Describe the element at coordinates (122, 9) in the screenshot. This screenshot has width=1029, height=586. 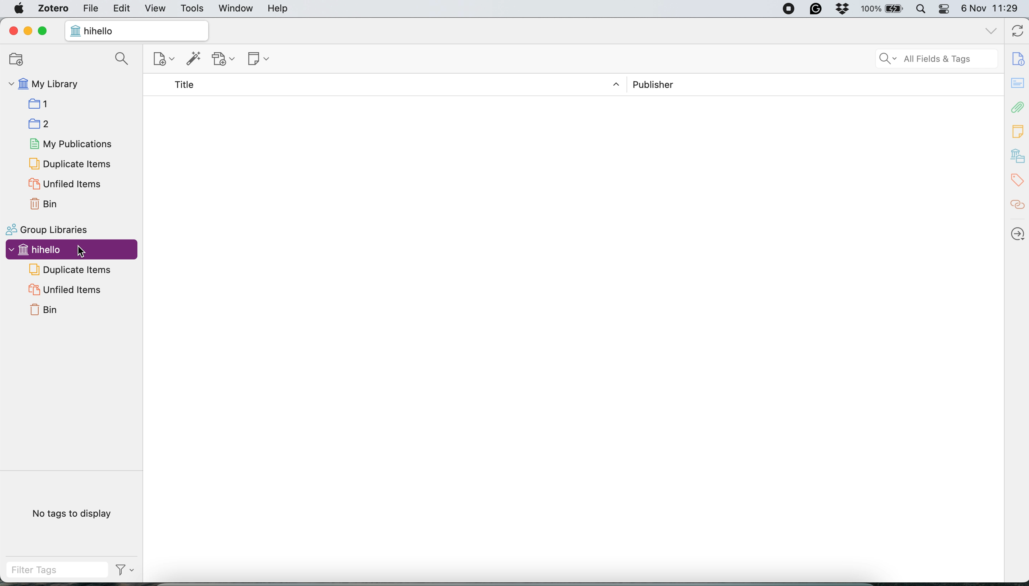
I see `edit` at that location.